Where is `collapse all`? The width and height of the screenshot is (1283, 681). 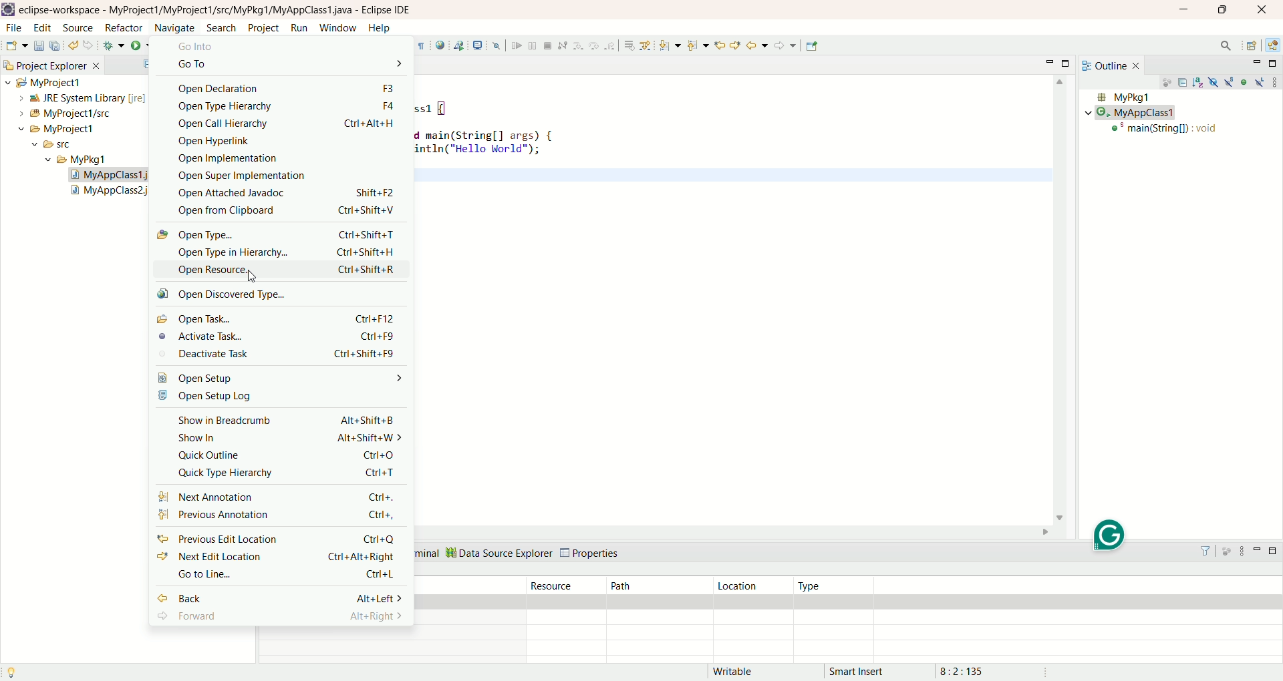
collapse all is located at coordinates (1184, 84).